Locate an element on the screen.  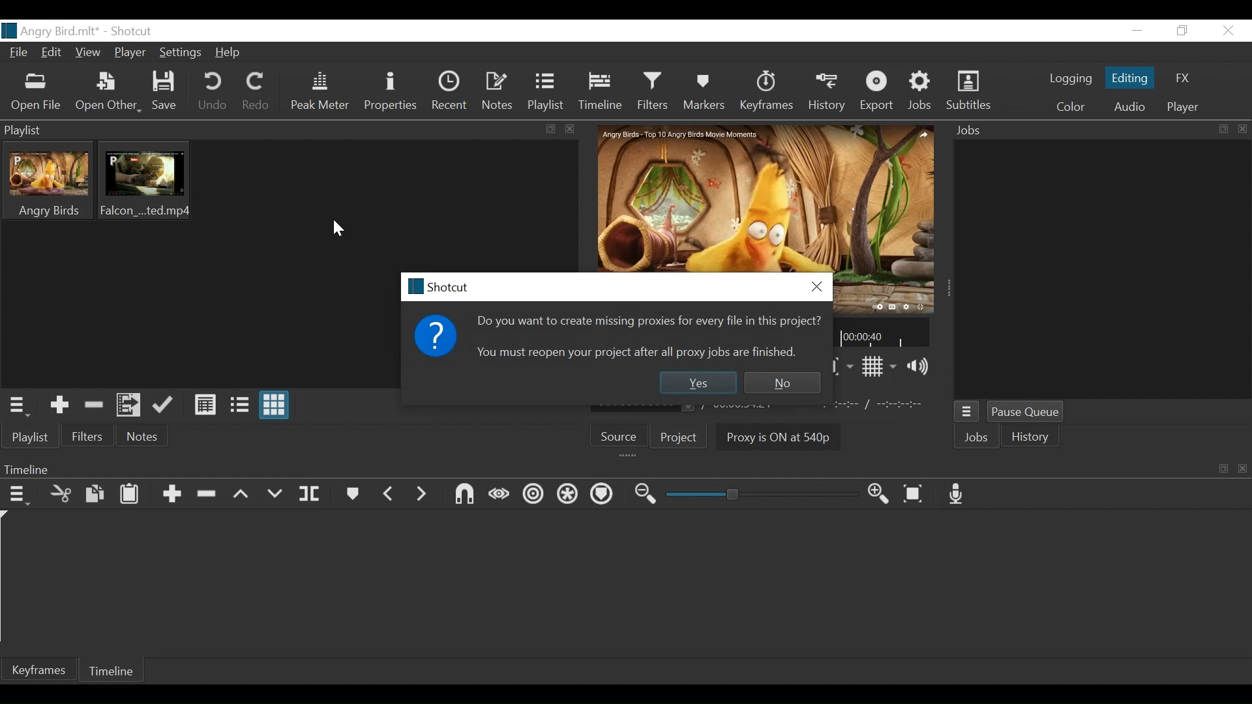
Update is located at coordinates (164, 406).